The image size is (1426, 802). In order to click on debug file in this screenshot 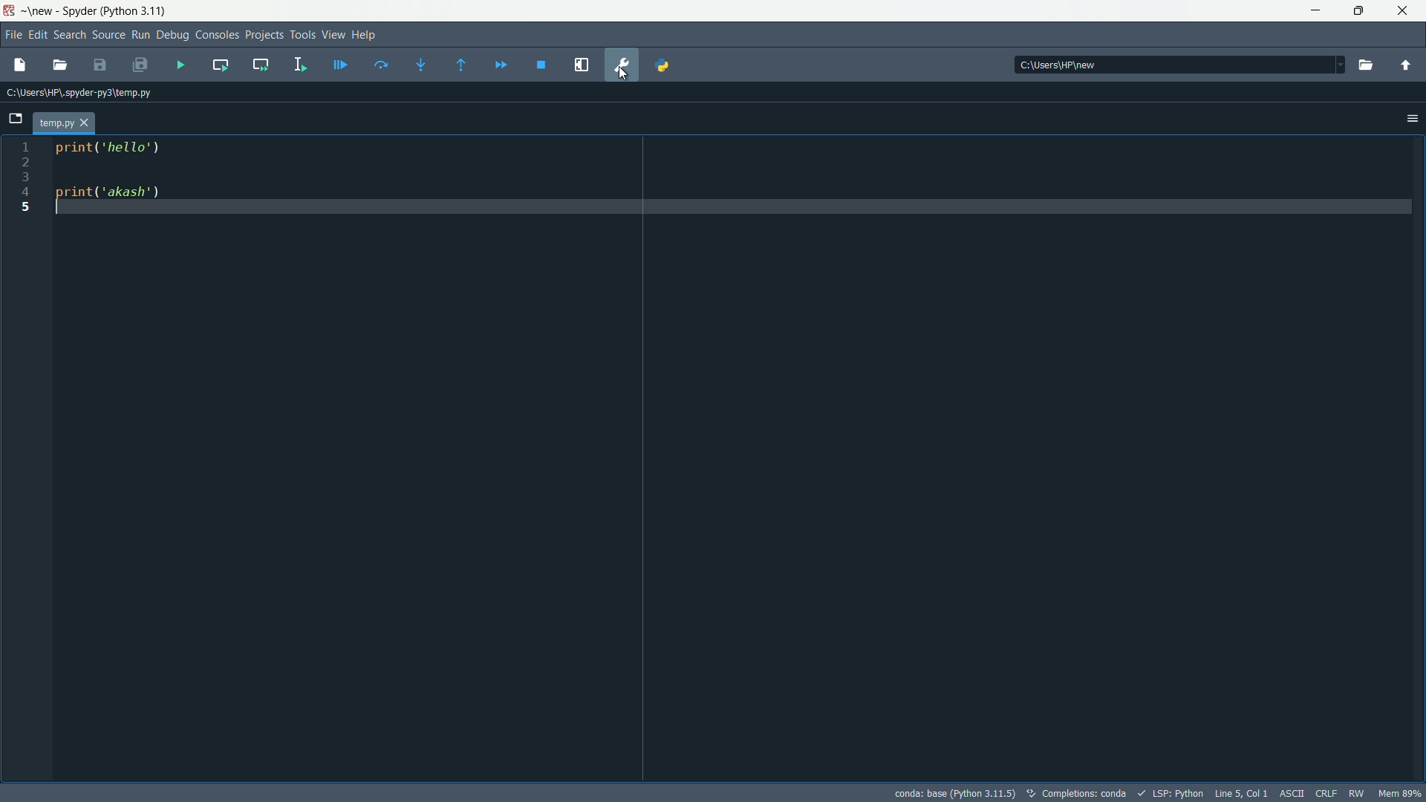, I will do `click(339, 66)`.